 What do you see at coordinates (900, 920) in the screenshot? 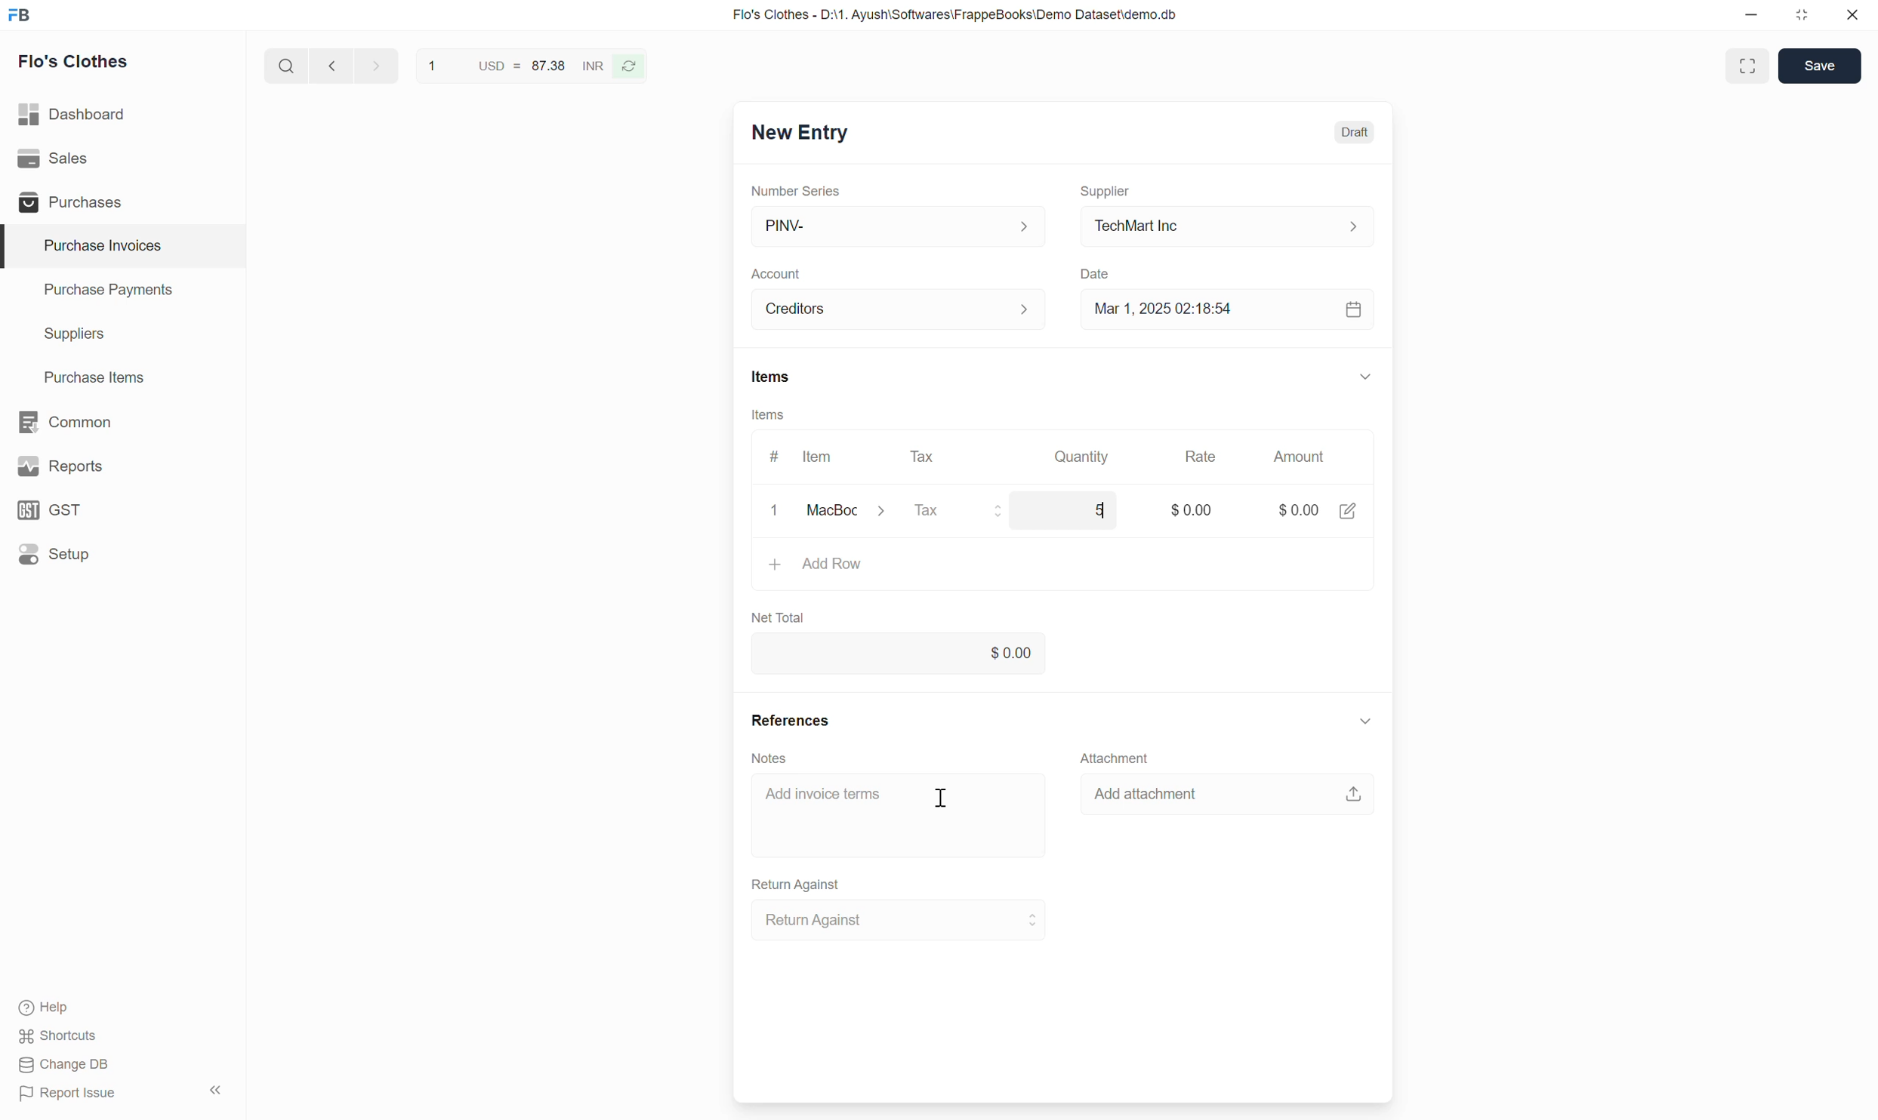
I see `Return Against` at bounding box center [900, 920].